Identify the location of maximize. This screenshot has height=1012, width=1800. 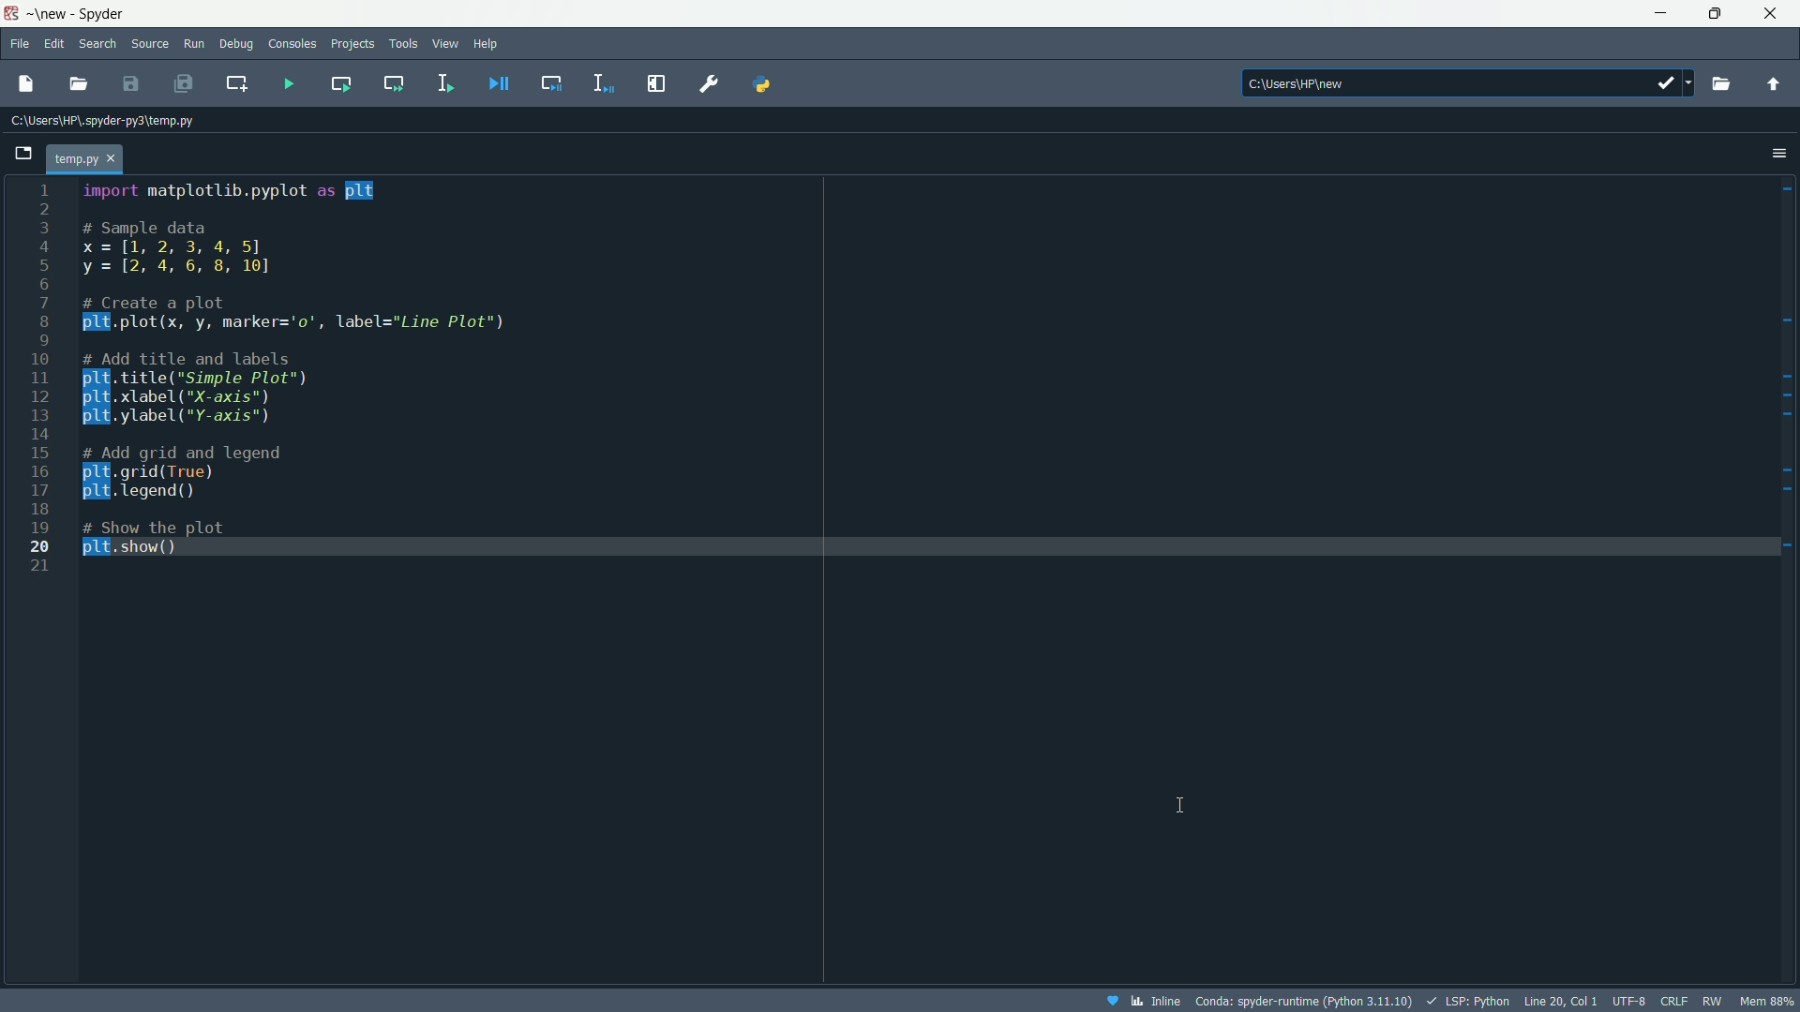
(1715, 14).